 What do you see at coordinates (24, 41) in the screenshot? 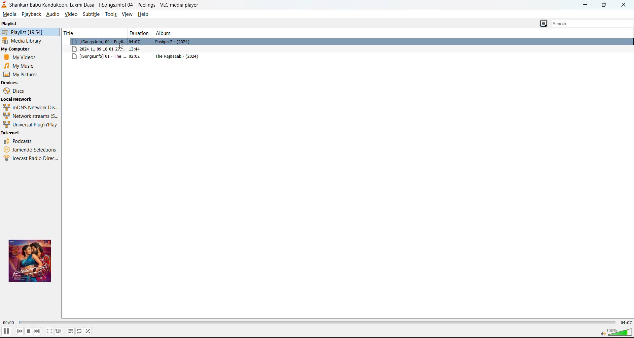
I see `media library` at bounding box center [24, 41].